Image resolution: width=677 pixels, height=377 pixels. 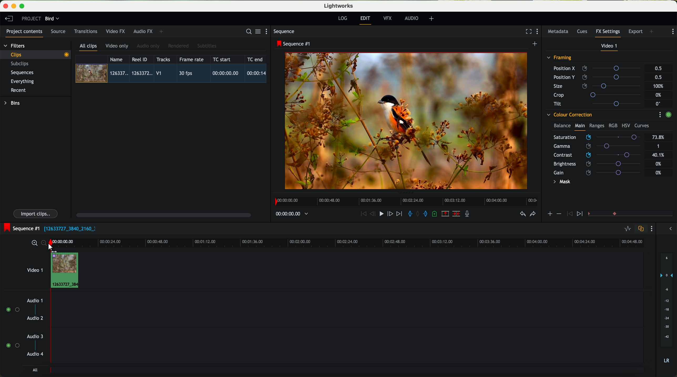 What do you see at coordinates (659, 137) in the screenshot?
I see `73.8%` at bounding box center [659, 137].